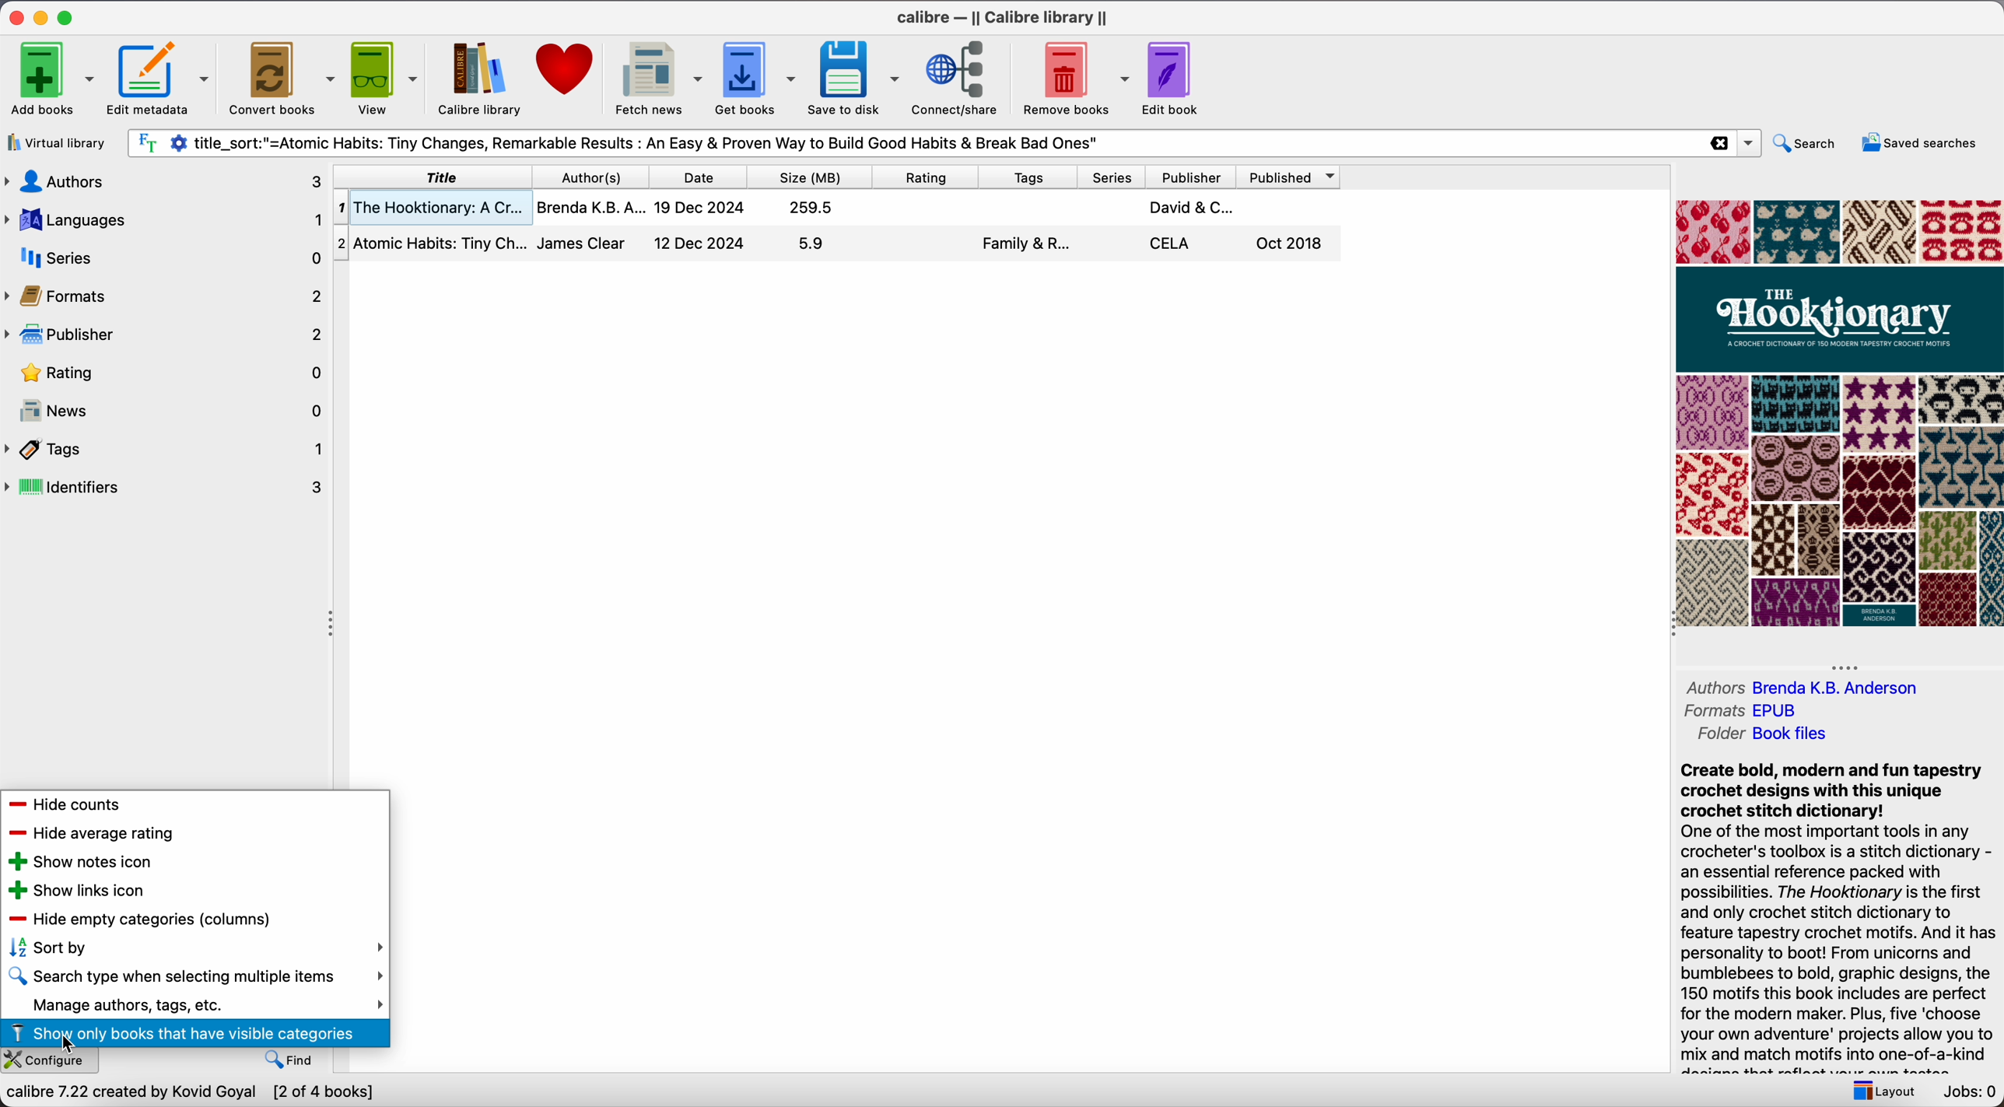 The height and width of the screenshot is (1107, 2004). What do you see at coordinates (1028, 244) in the screenshot?
I see `Family & R...` at bounding box center [1028, 244].